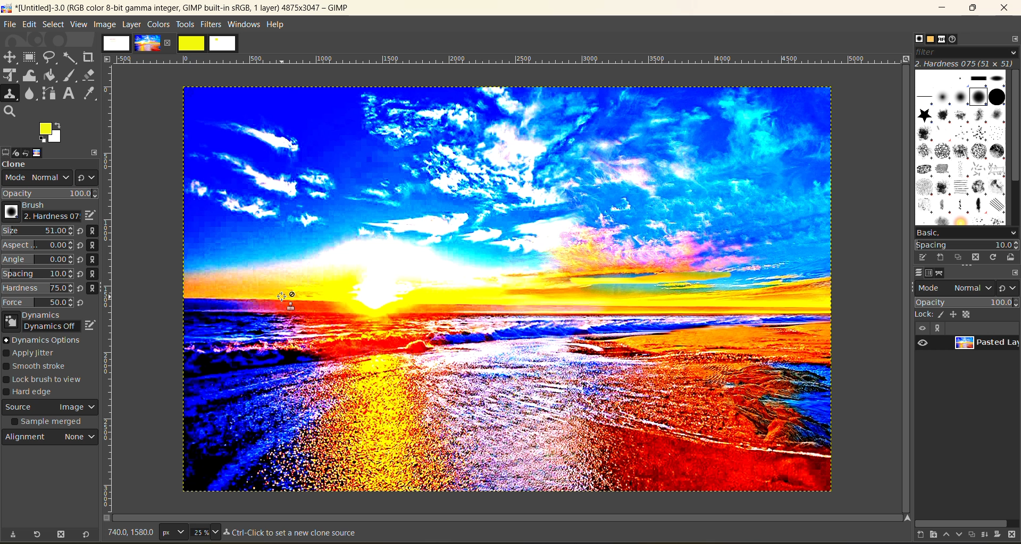  Describe the element at coordinates (52, 134) in the screenshot. I see `active foreground and background color` at that location.